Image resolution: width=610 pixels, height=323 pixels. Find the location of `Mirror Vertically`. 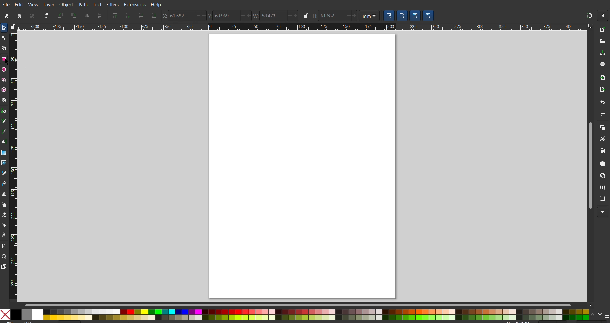

Mirror Vertically is located at coordinates (87, 17).